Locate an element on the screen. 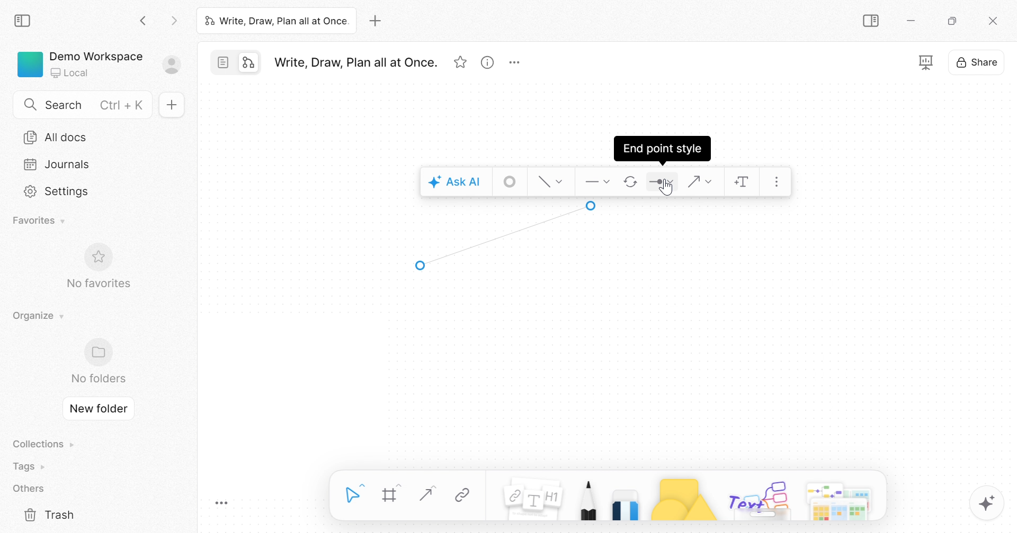 This screenshot has height=533, width=1017. Write, Draw, Plan all at Once. is located at coordinates (355, 62).